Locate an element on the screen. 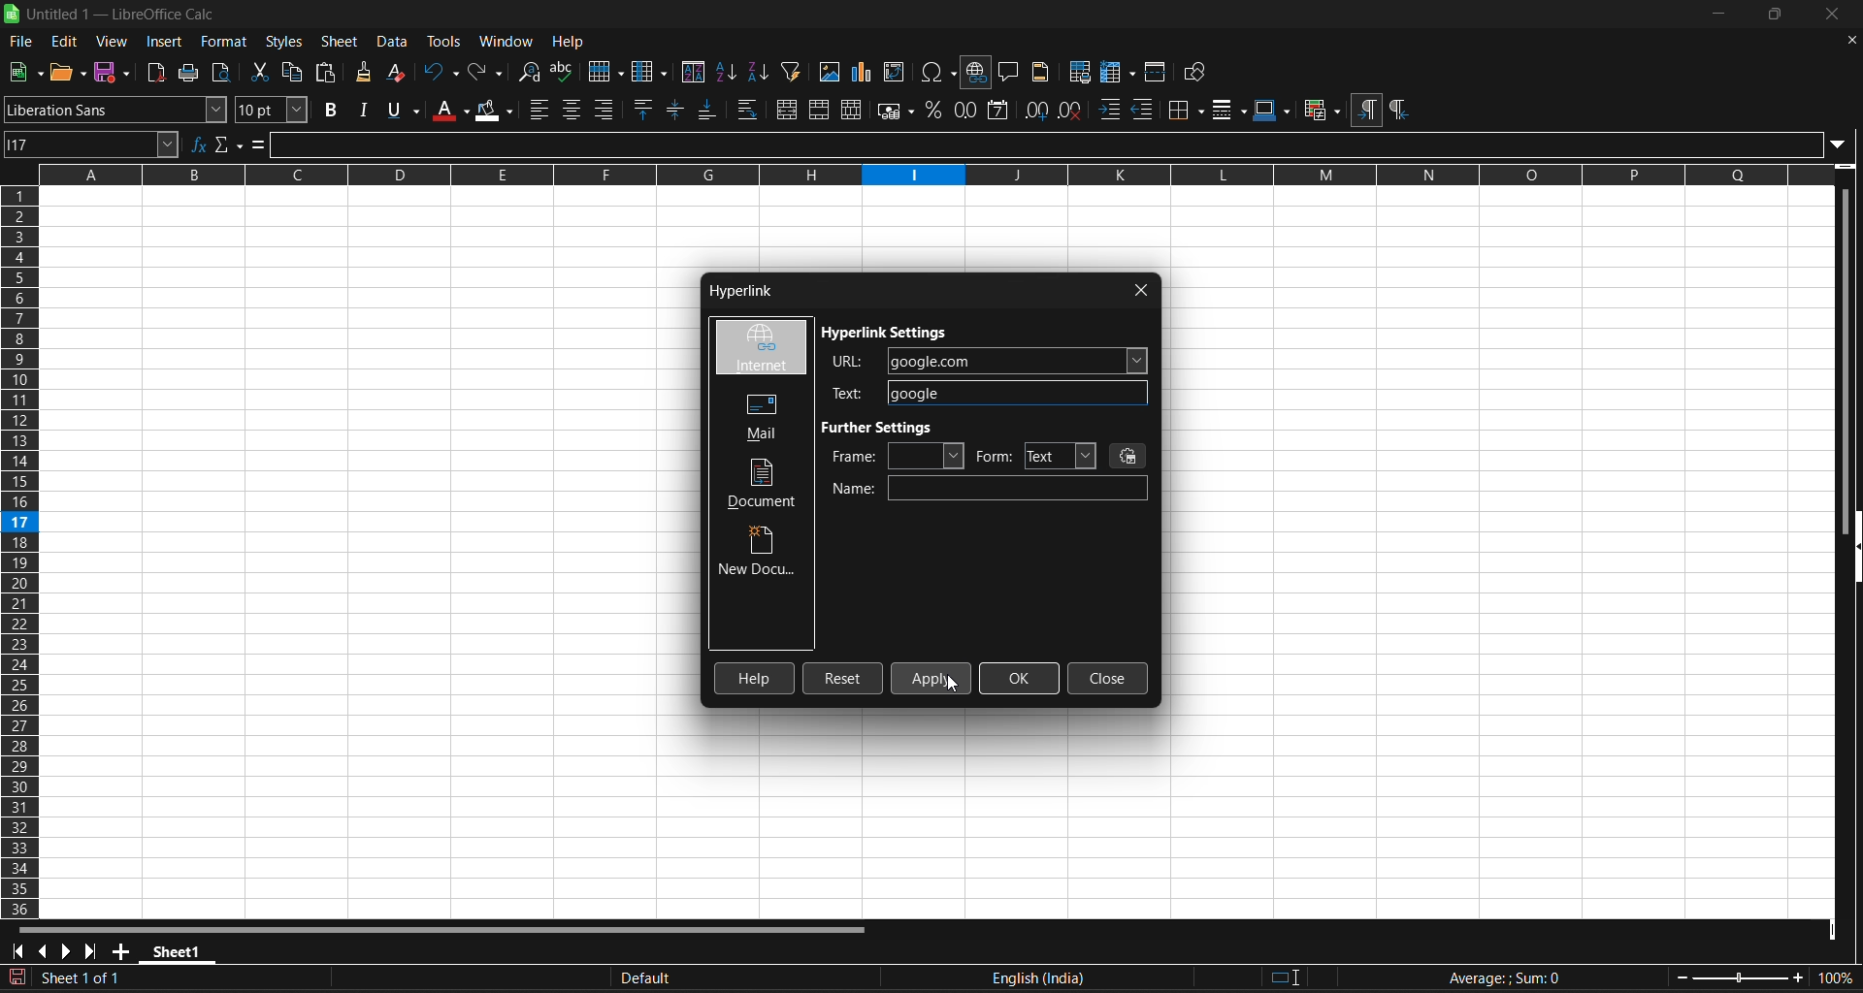 The image size is (1863, 993). name box is located at coordinates (93, 144).